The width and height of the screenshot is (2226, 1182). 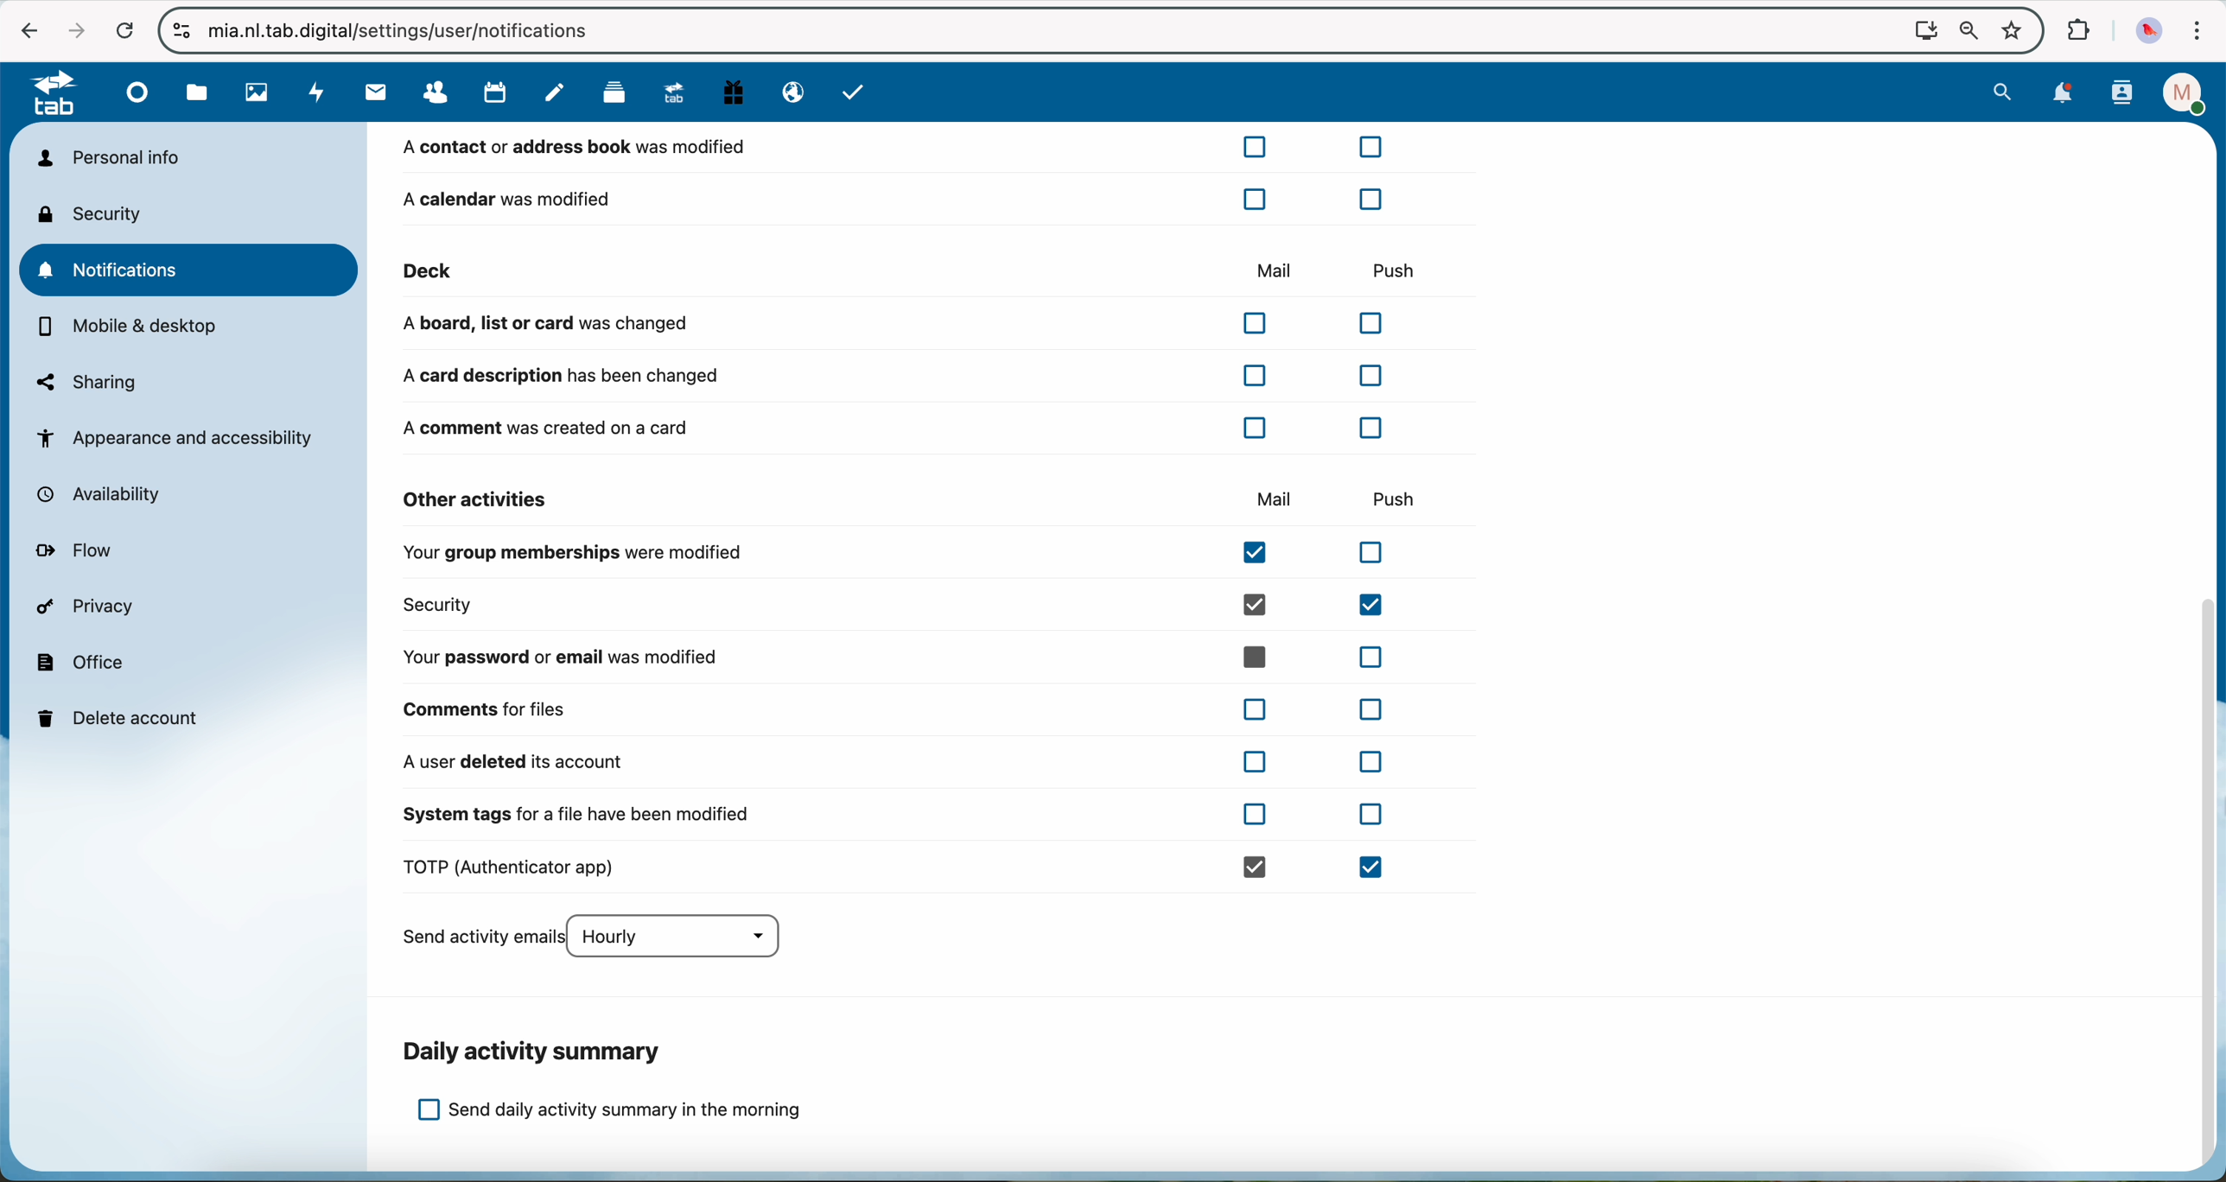 What do you see at coordinates (609, 1111) in the screenshot?
I see `send daily activity summary in the morning` at bounding box center [609, 1111].